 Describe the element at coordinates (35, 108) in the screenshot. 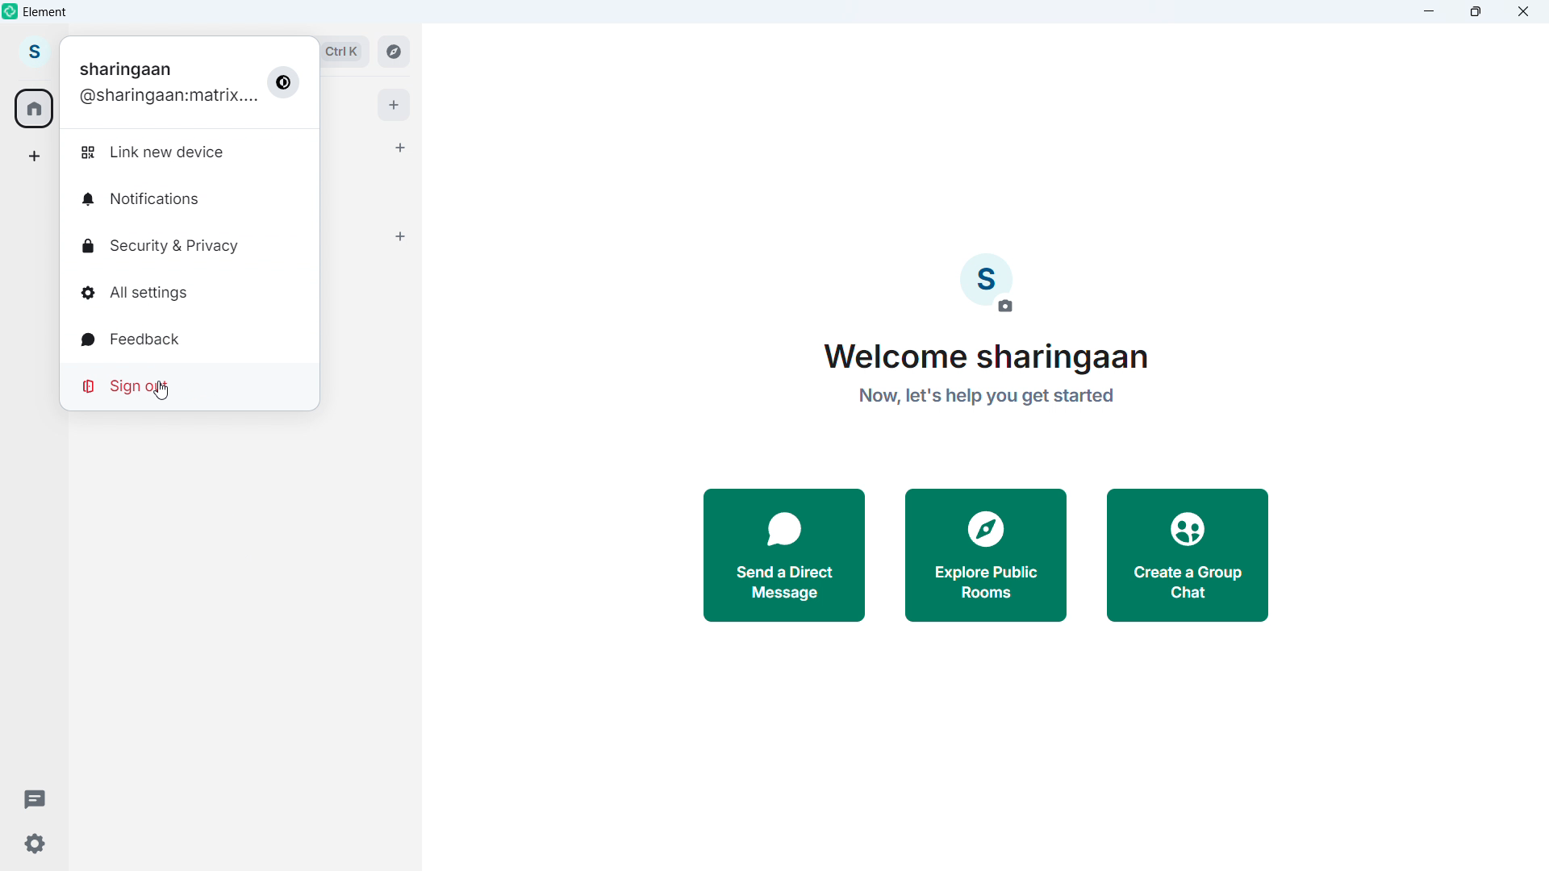

I see `home` at that location.